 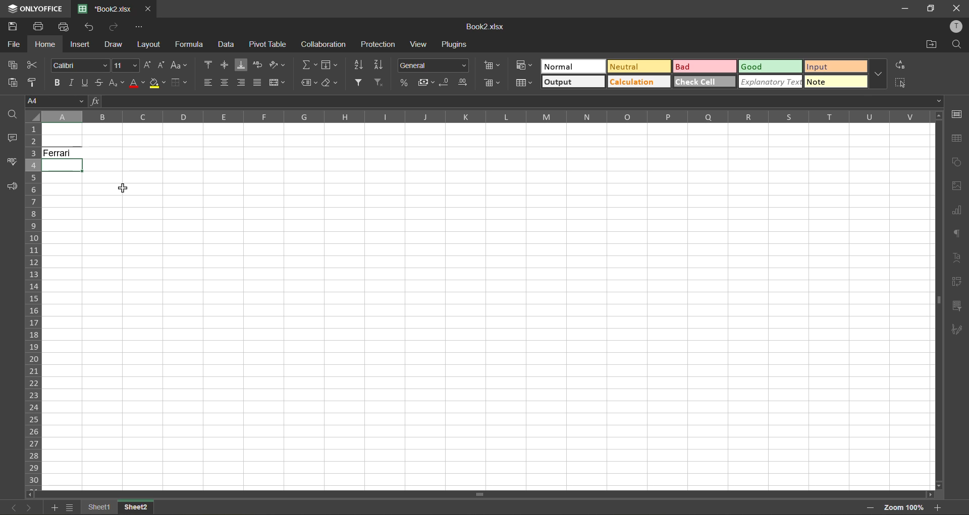 What do you see at coordinates (43, 45) in the screenshot?
I see `home` at bounding box center [43, 45].